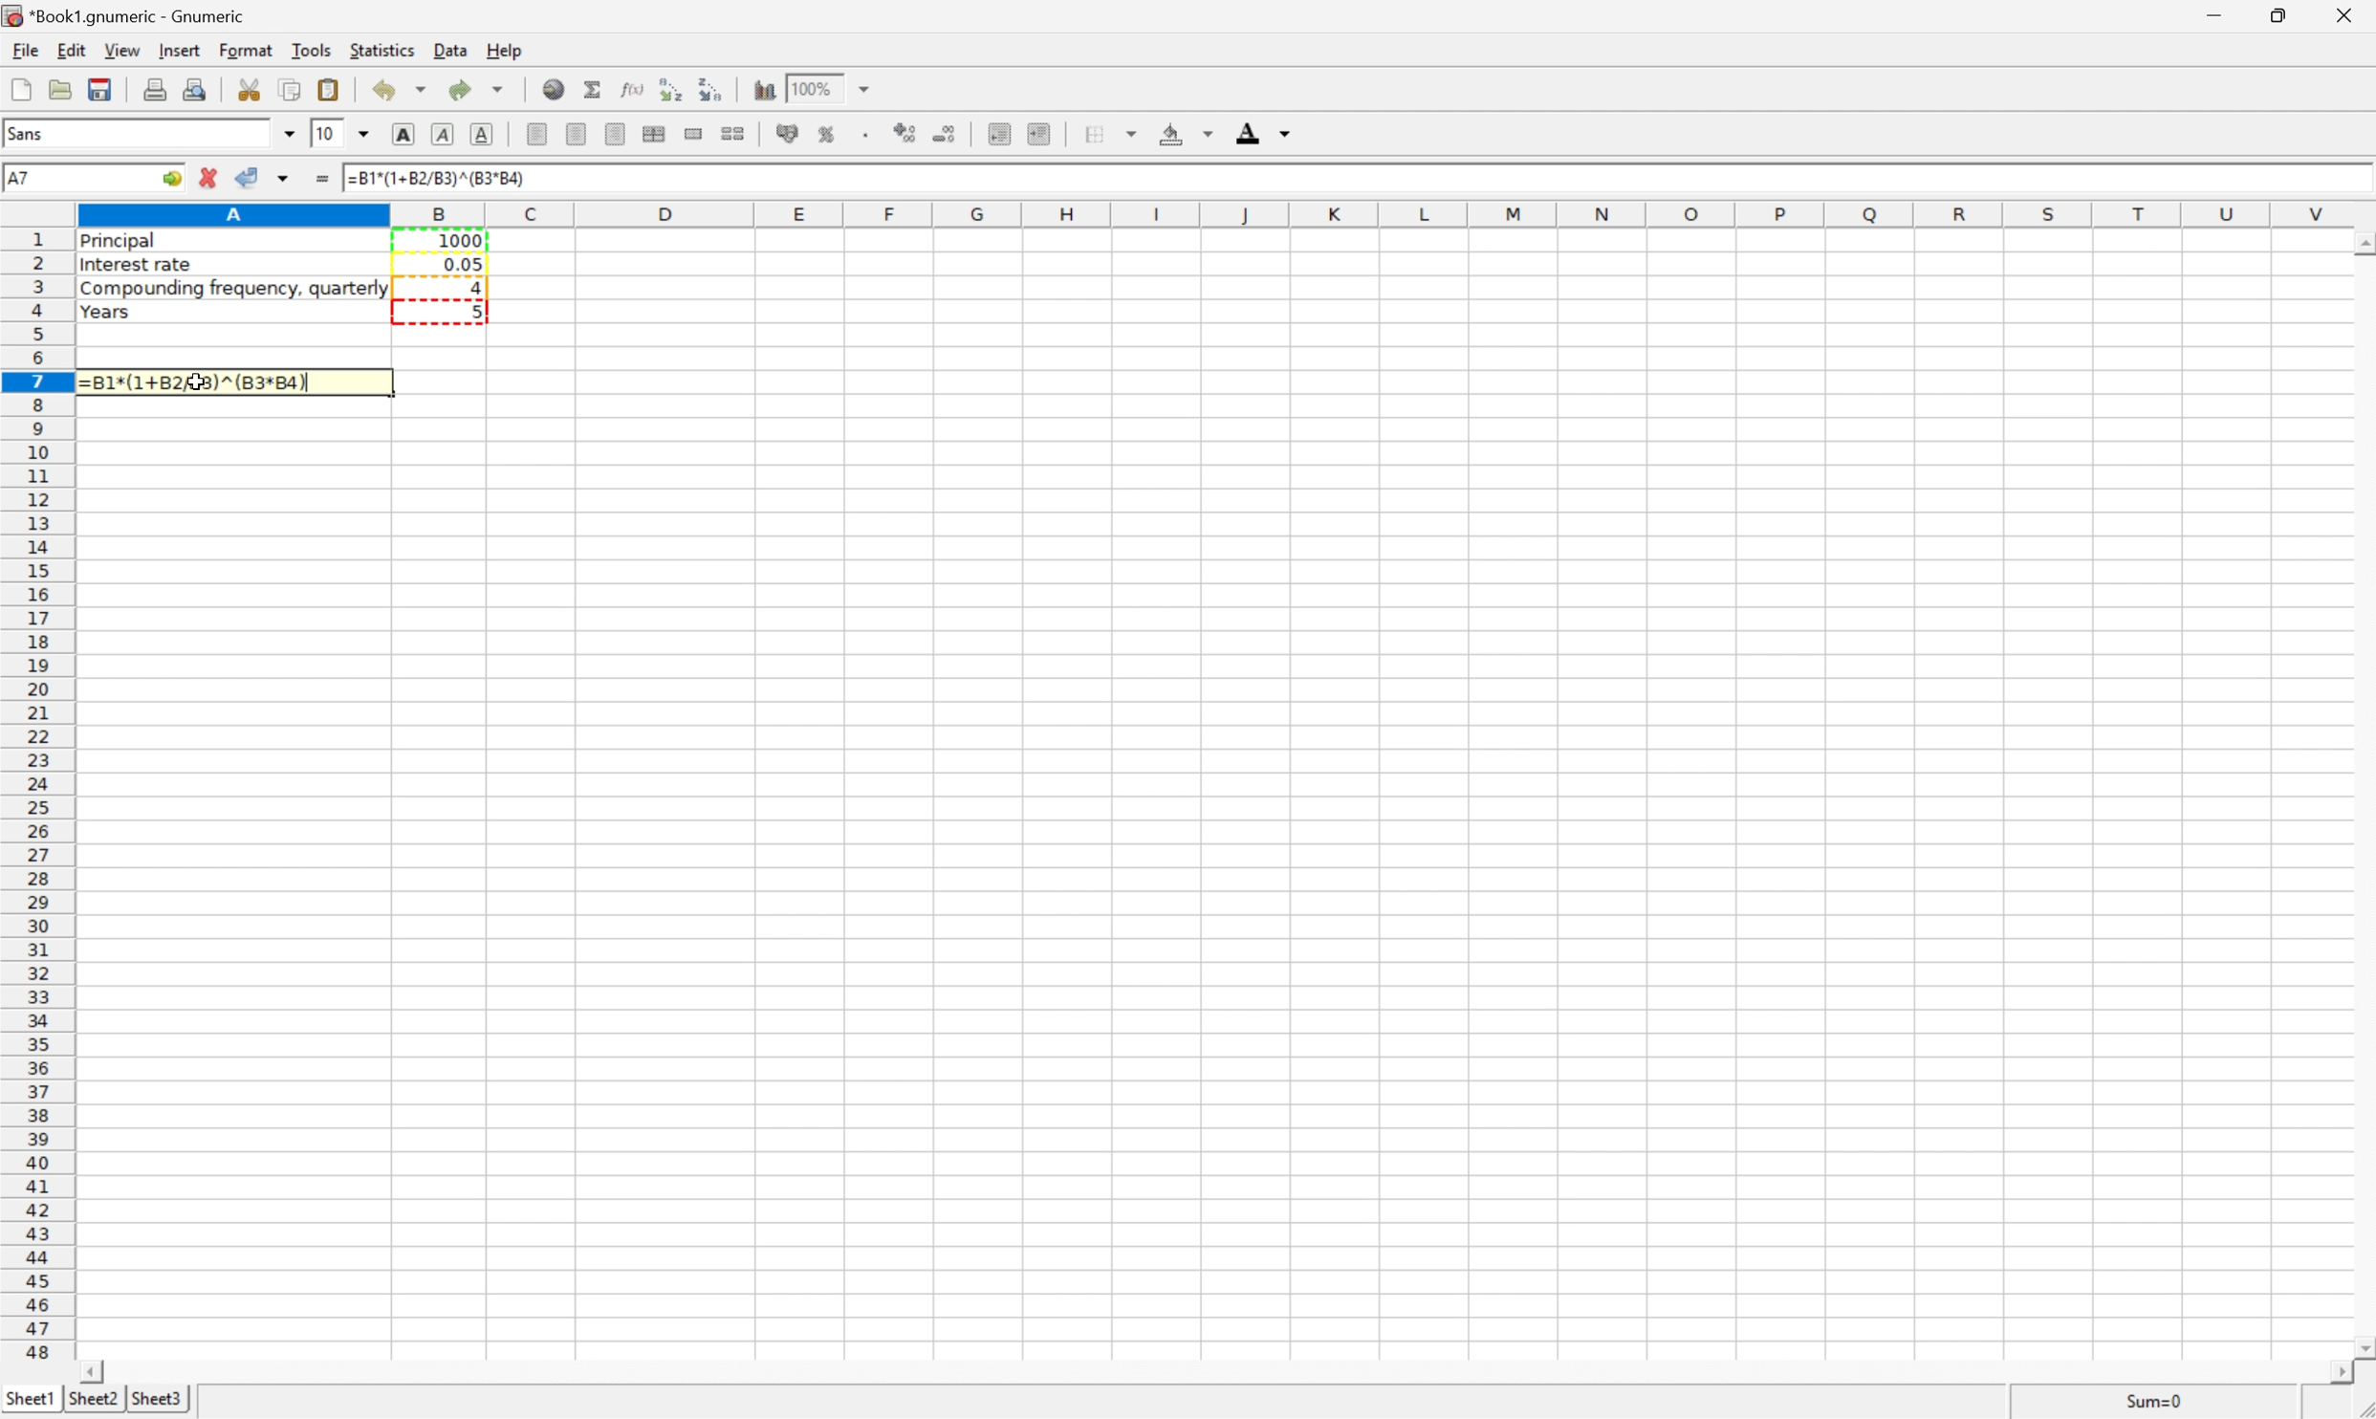 The width and height of the screenshot is (2376, 1419). Describe the element at coordinates (502, 47) in the screenshot. I see `help` at that location.